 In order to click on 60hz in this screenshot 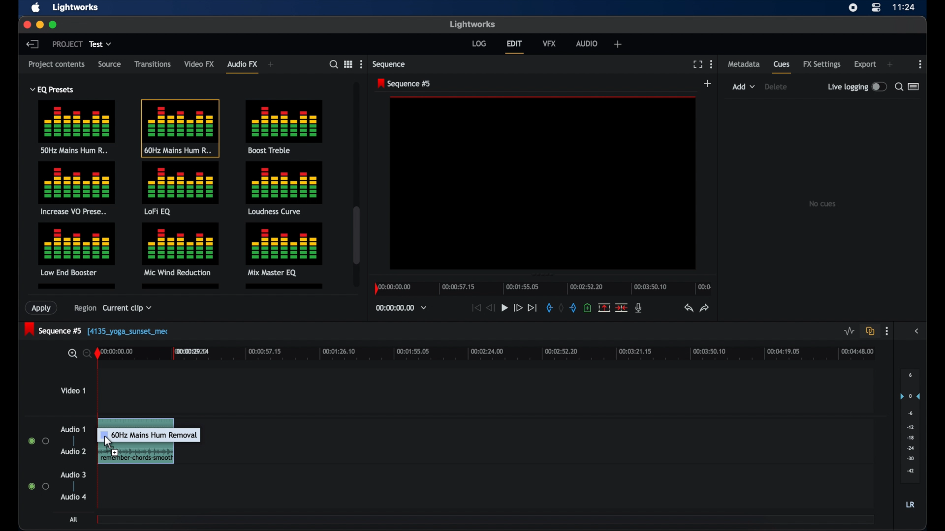, I will do `click(180, 128)`.